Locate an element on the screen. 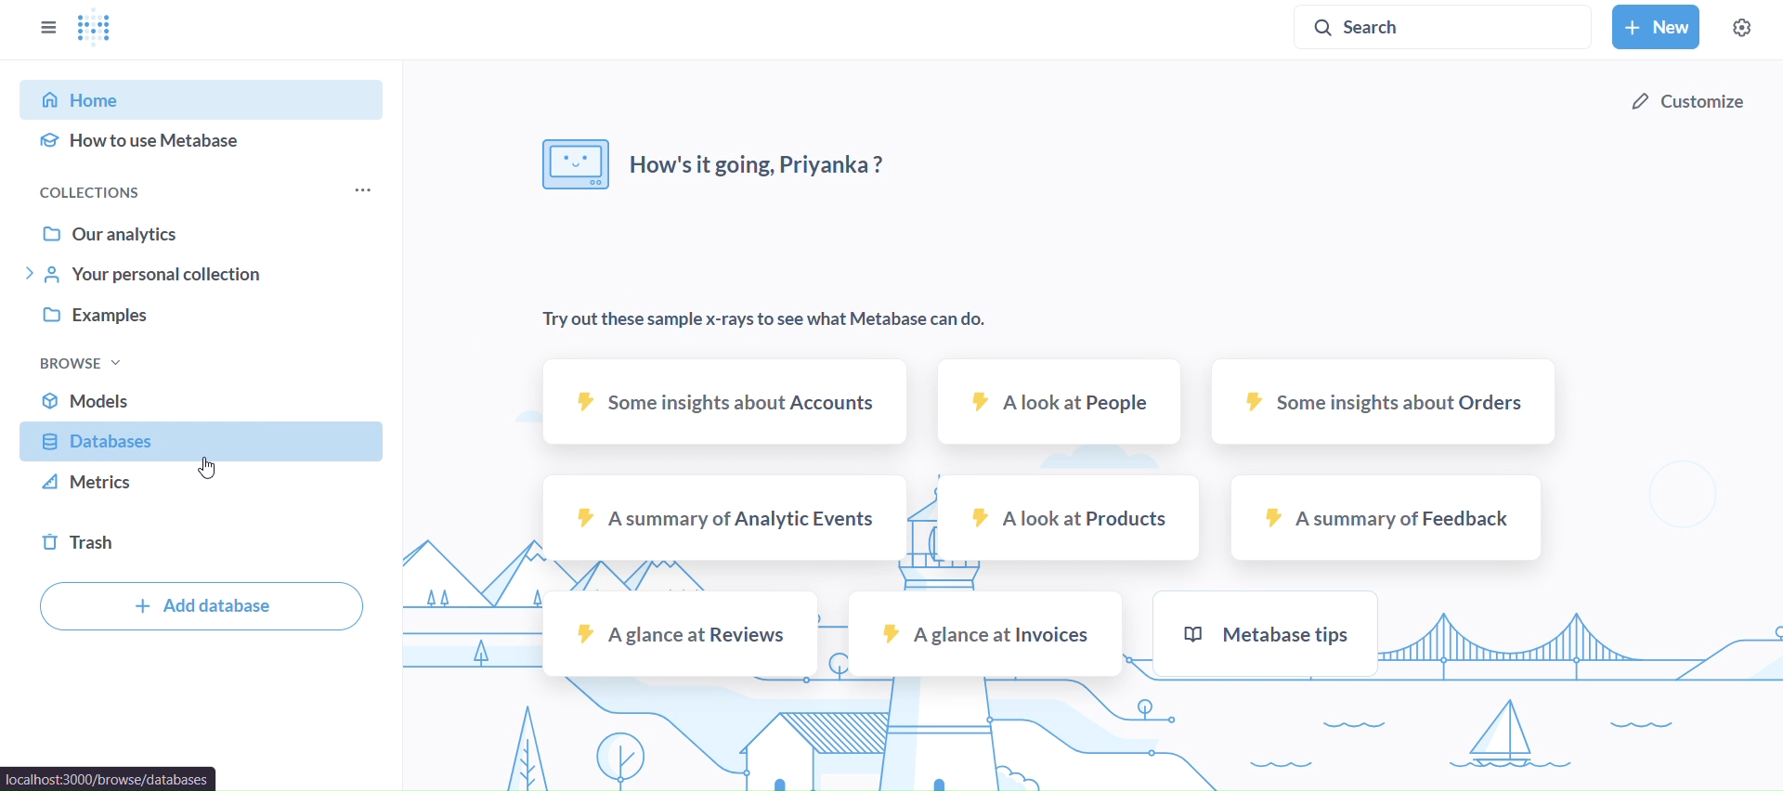 The image size is (1783, 791). try these ample x-rays to see what metabase can do. is located at coordinates (770, 319).